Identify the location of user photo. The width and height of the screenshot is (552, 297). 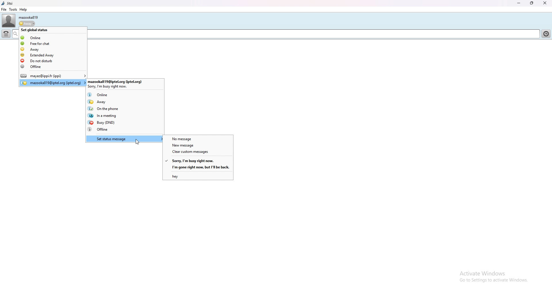
(9, 21).